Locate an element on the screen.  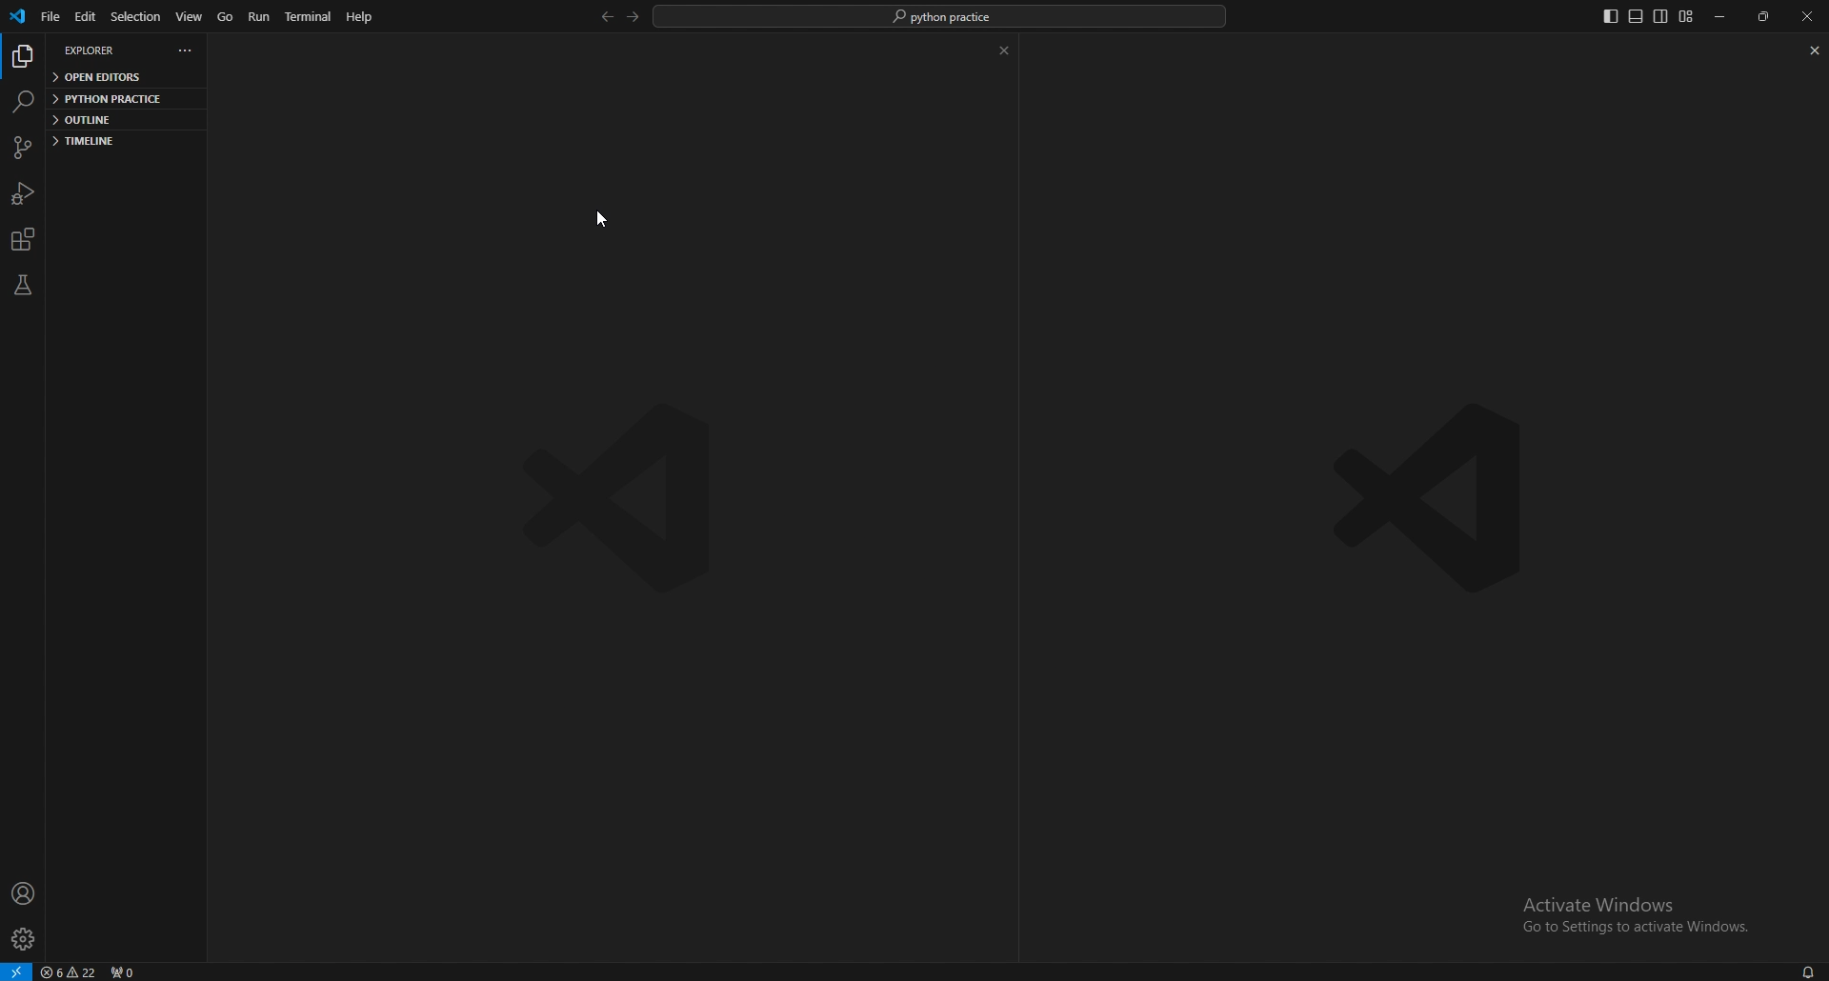
selection is located at coordinates (135, 16).